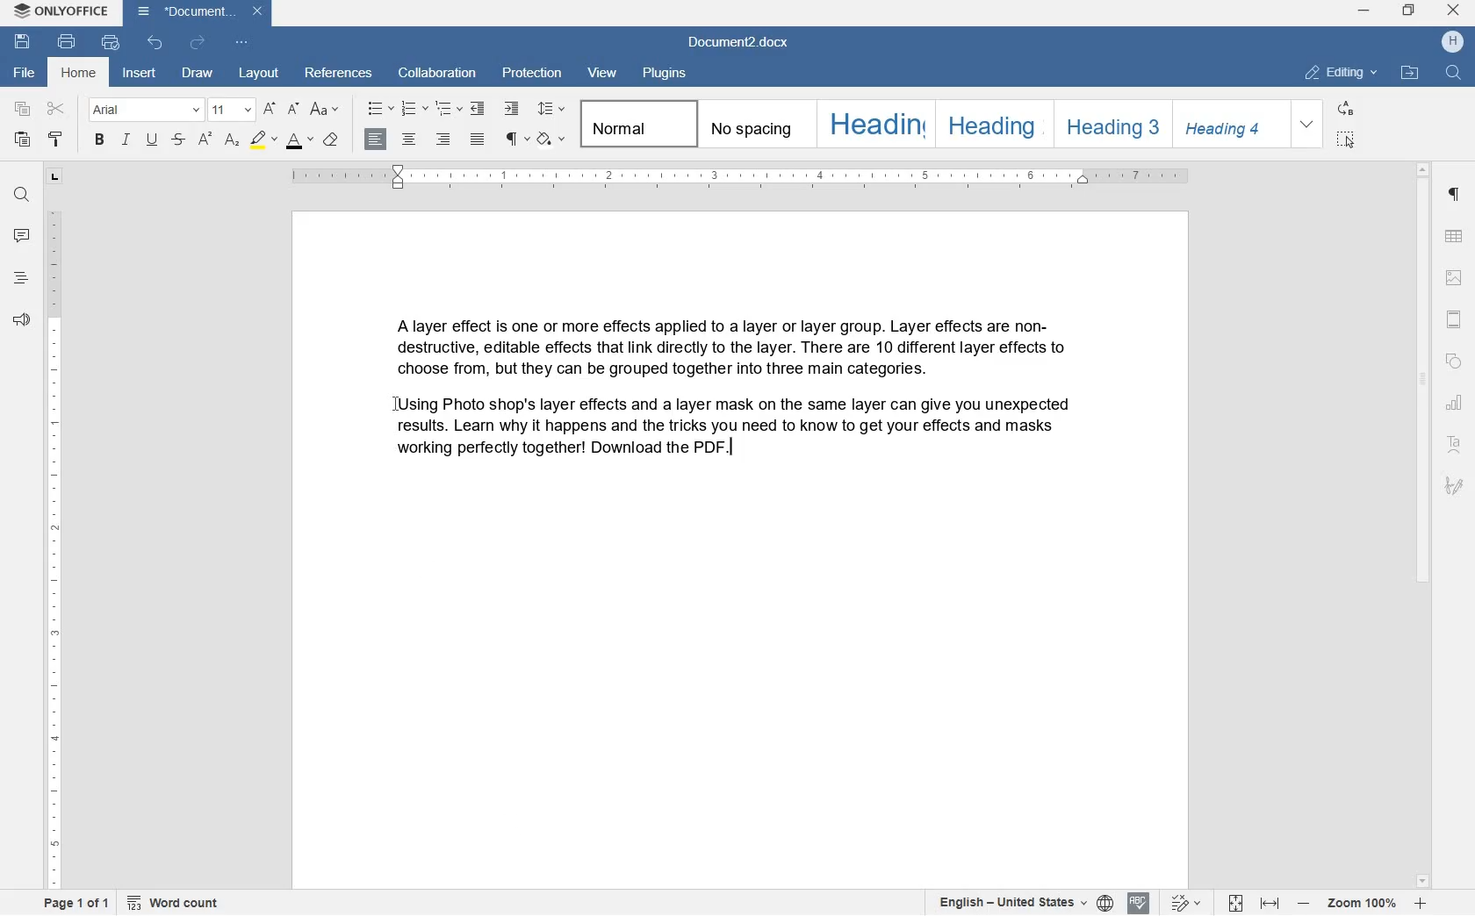 Image resolution: width=1475 pixels, height=916 pixels. What do you see at coordinates (376, 140) in the screenshot?
I see `LEFT ALIGNMENT` at bounding box center [376, 140].